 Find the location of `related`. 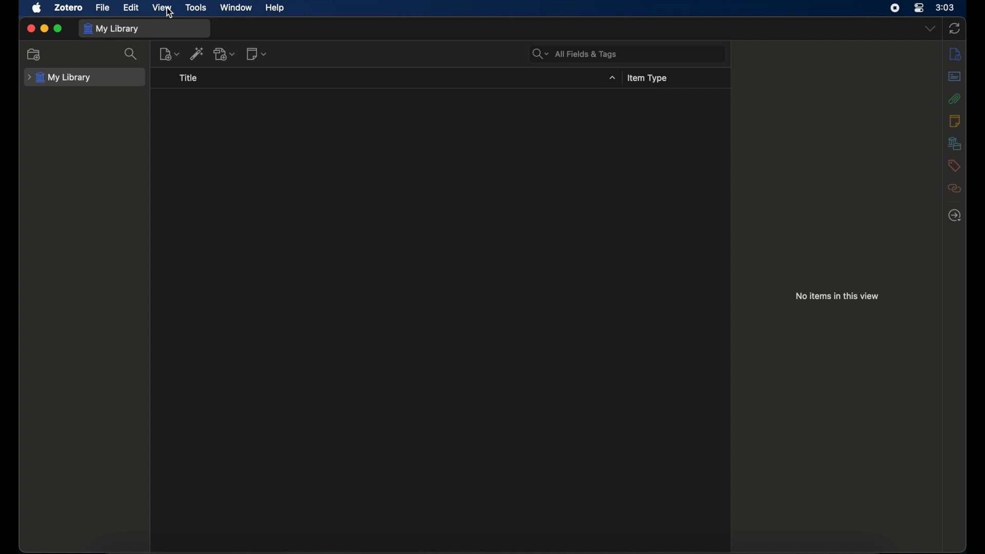

related is located at coordinates (955, 188).